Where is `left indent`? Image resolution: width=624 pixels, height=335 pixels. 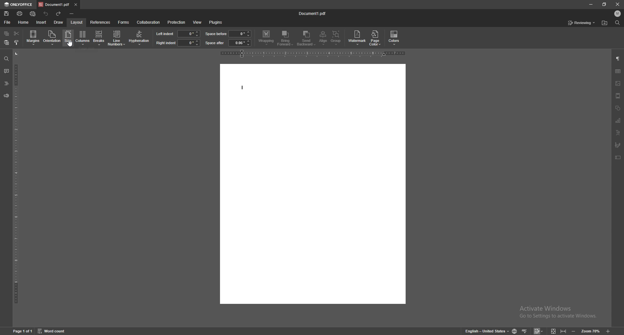 left indent is located at coordinates (165, 33).